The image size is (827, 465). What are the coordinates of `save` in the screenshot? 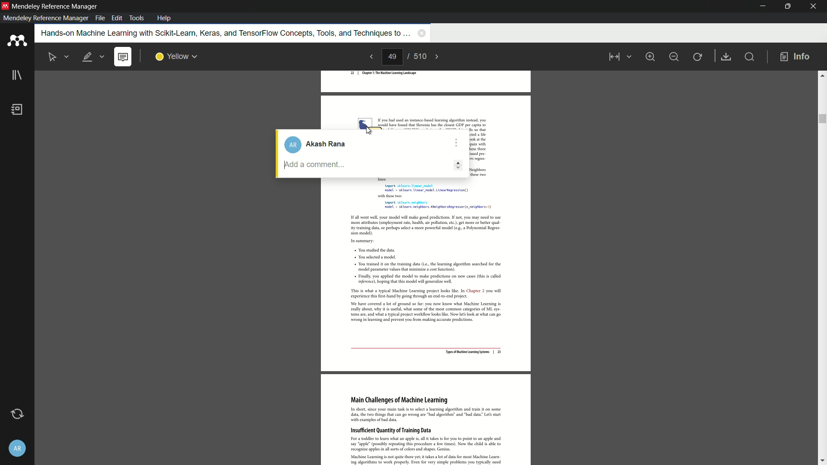 It's located at (727, 57).